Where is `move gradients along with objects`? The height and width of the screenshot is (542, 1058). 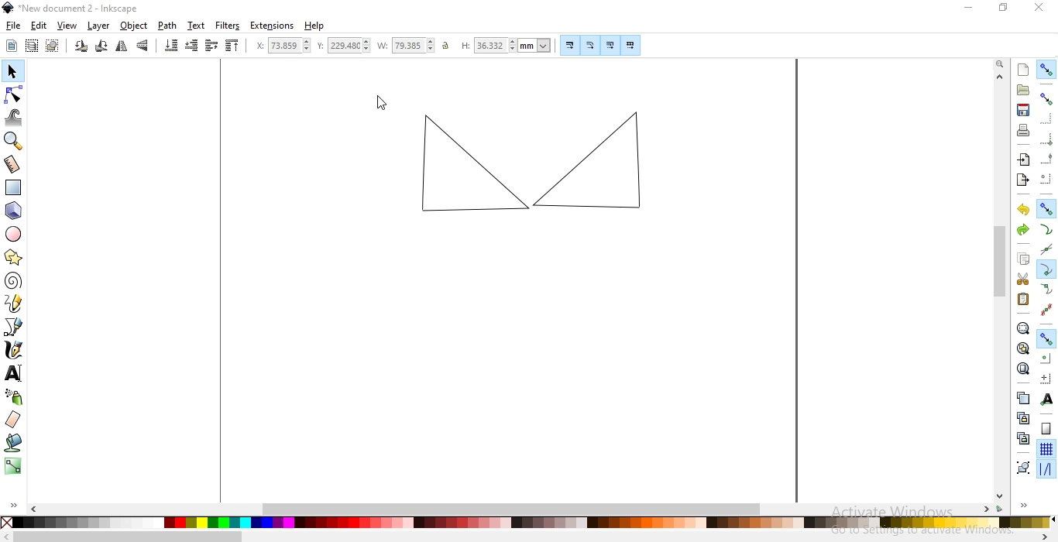 move gradients along with objects is located at coordinates (608, 45).